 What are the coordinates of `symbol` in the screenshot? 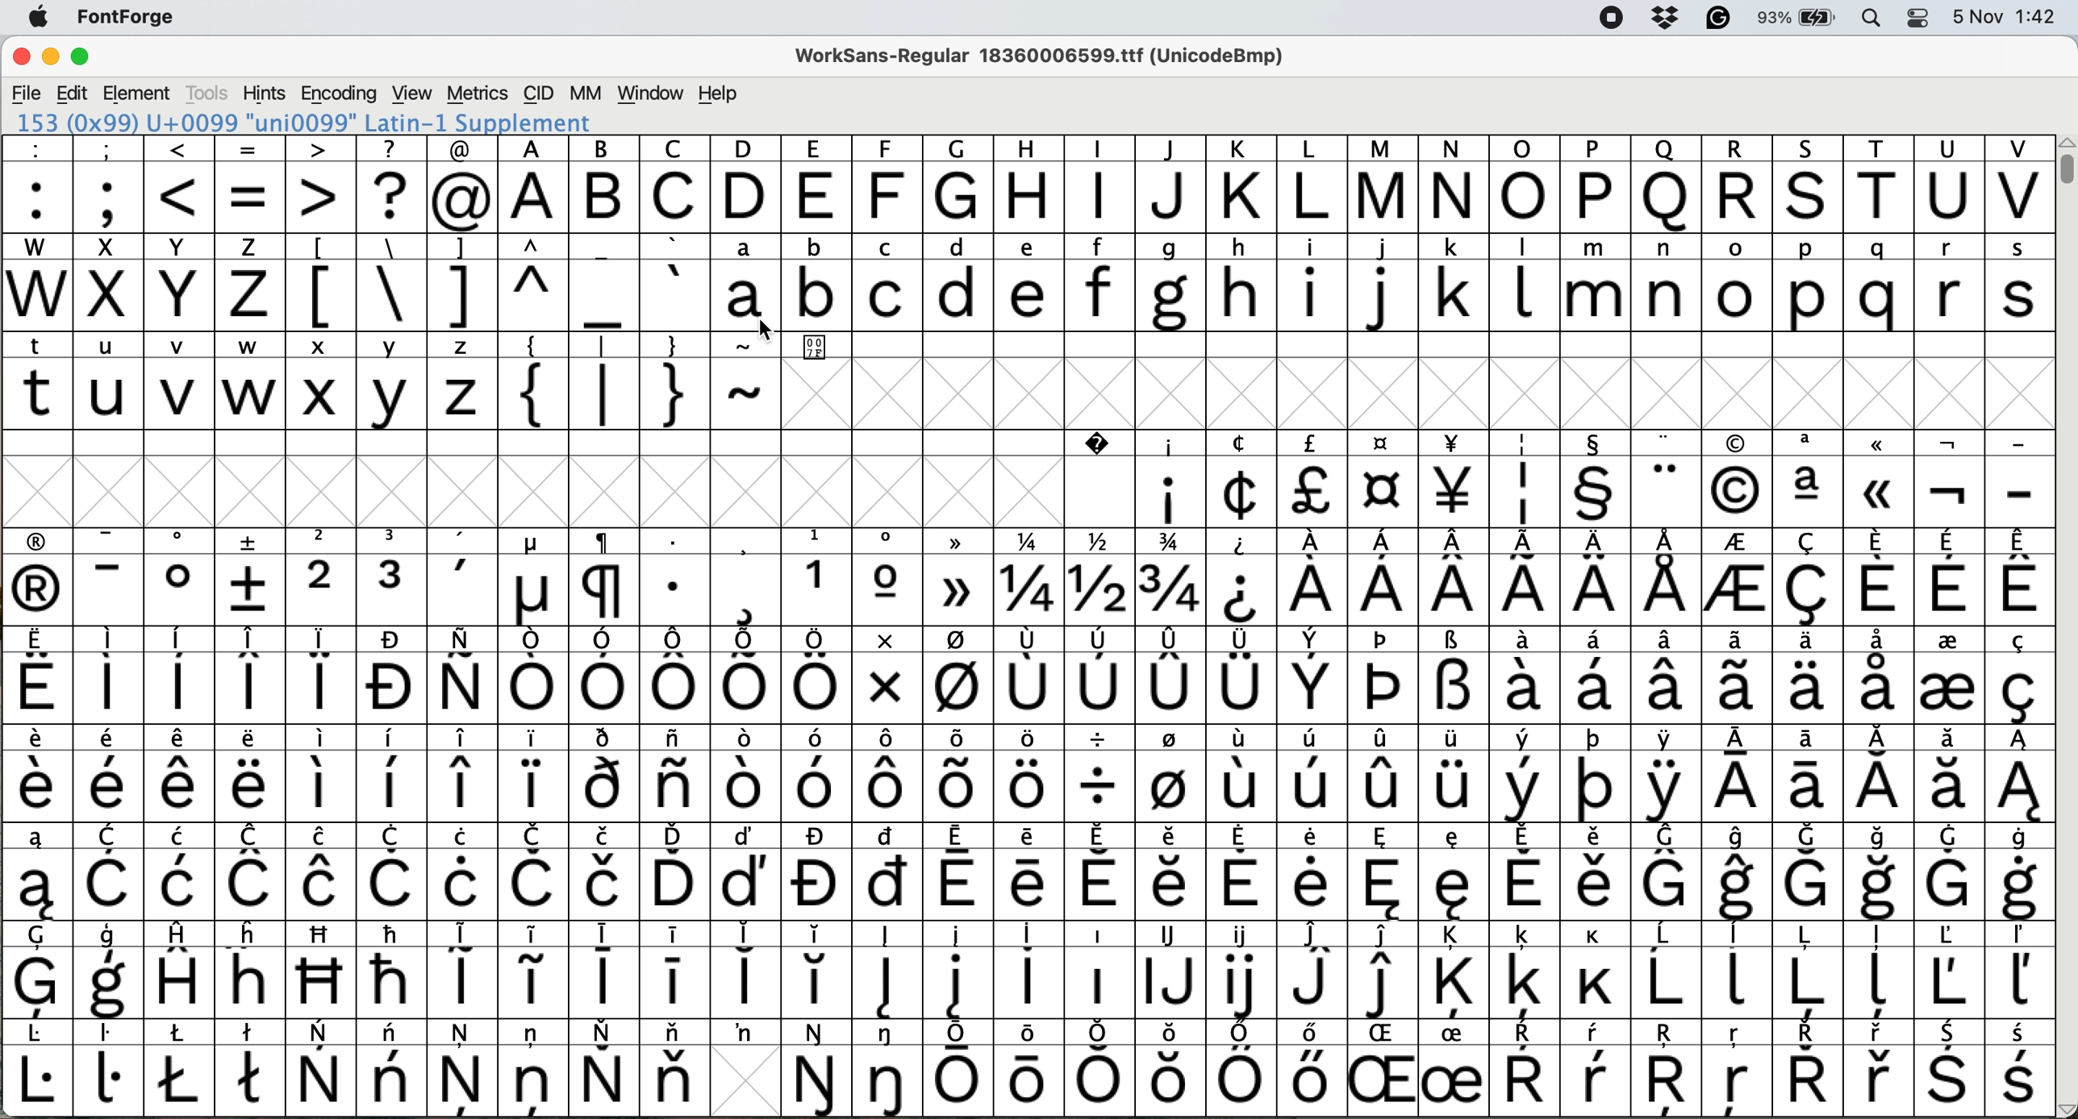 It's located at (1033, 871).